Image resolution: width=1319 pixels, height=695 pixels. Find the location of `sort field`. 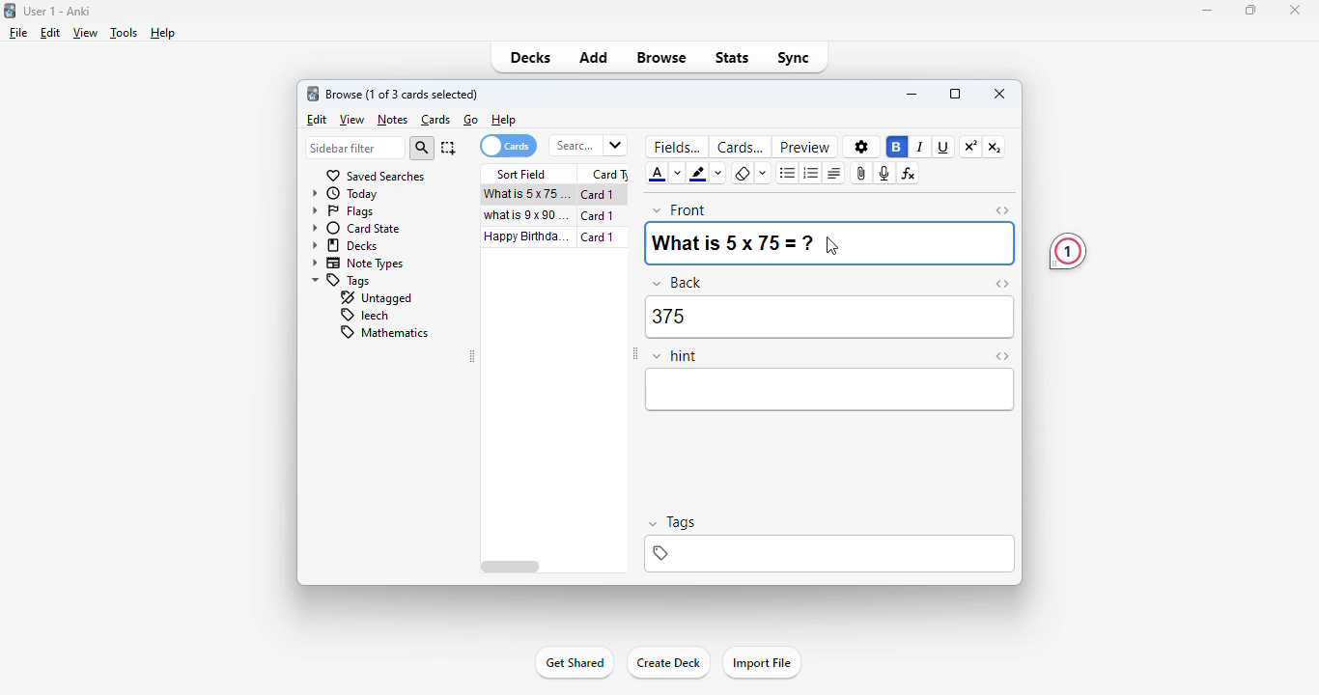

sort field is located at coordinates (522, 175).